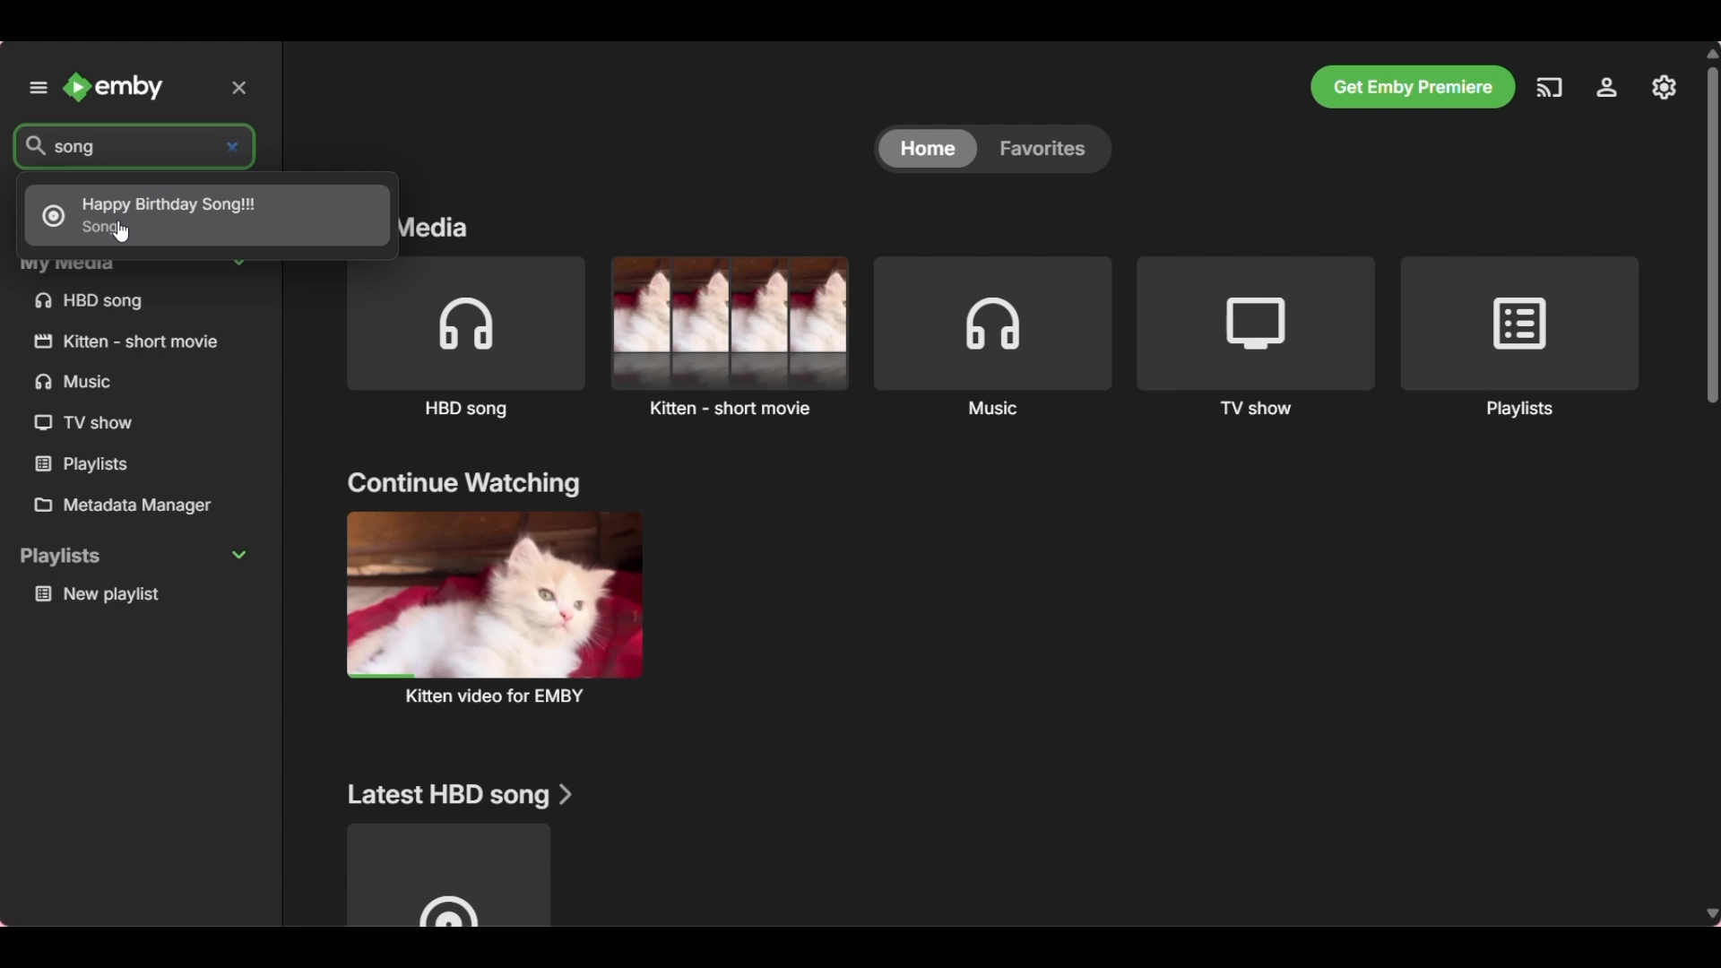 Image resolution: width=1721 pixels, height=968 pixels. I want to click on Favorites, so click(1048, 148).